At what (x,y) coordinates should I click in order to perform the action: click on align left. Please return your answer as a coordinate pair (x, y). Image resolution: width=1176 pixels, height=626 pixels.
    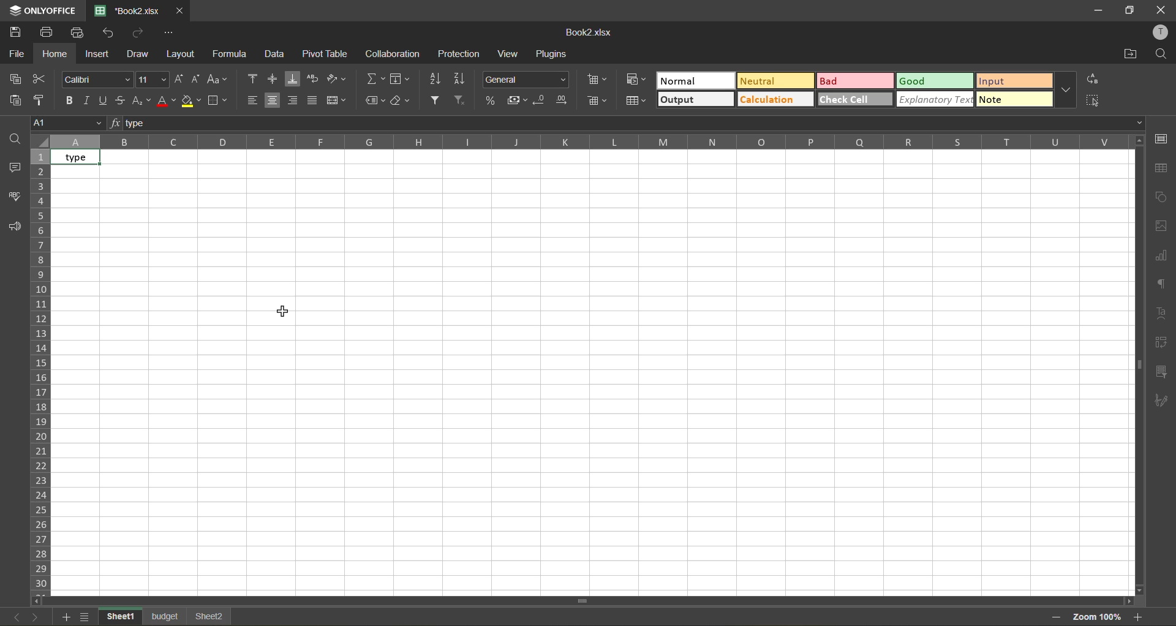
    Looking at the image, I should click on (255, 101).